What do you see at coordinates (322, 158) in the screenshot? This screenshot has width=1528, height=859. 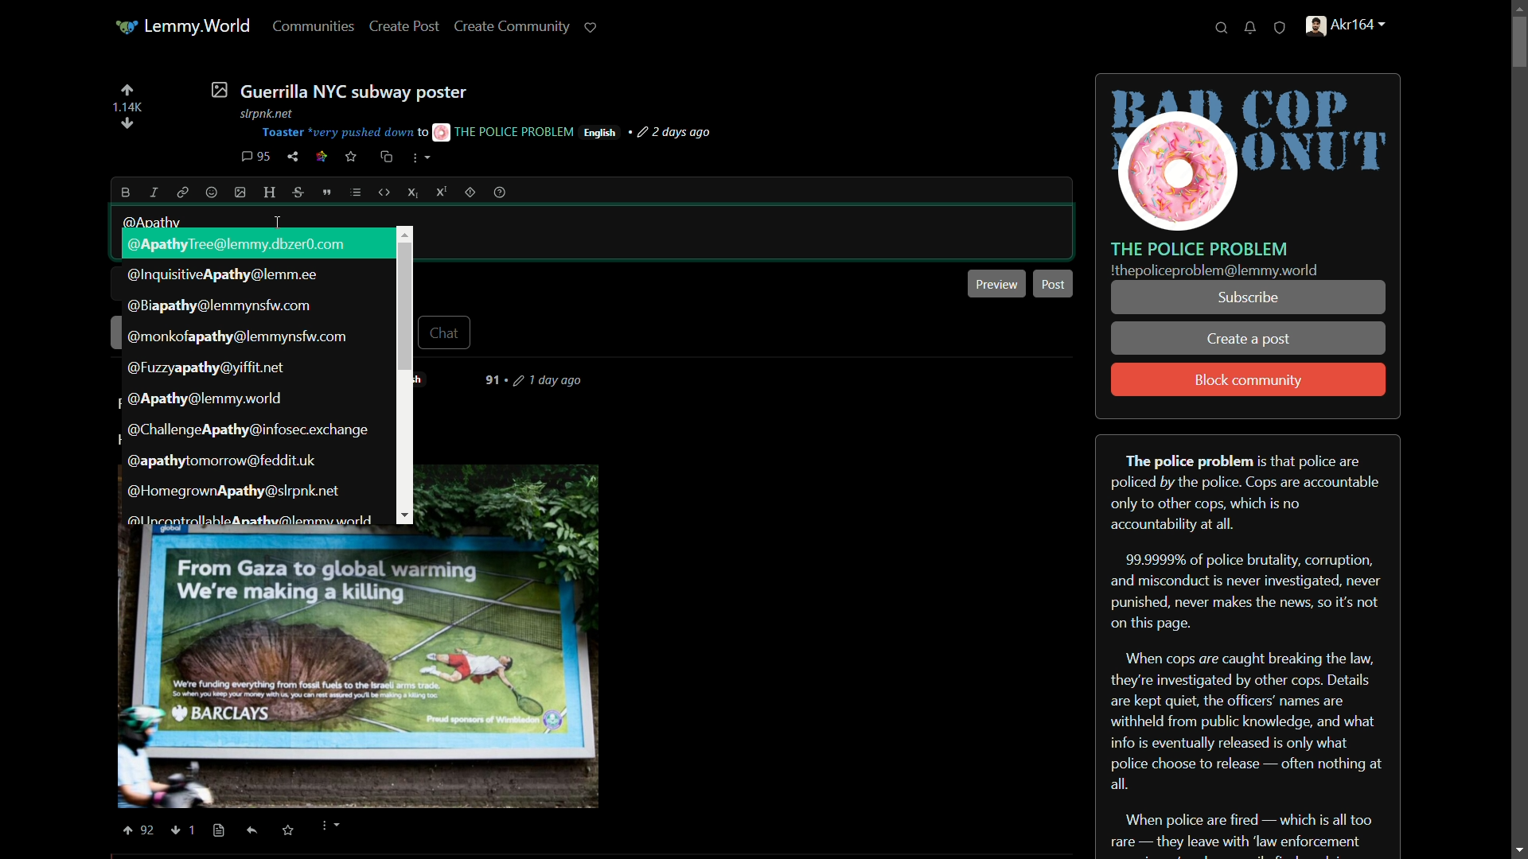 I see `link` at bounding box center [322, 158].